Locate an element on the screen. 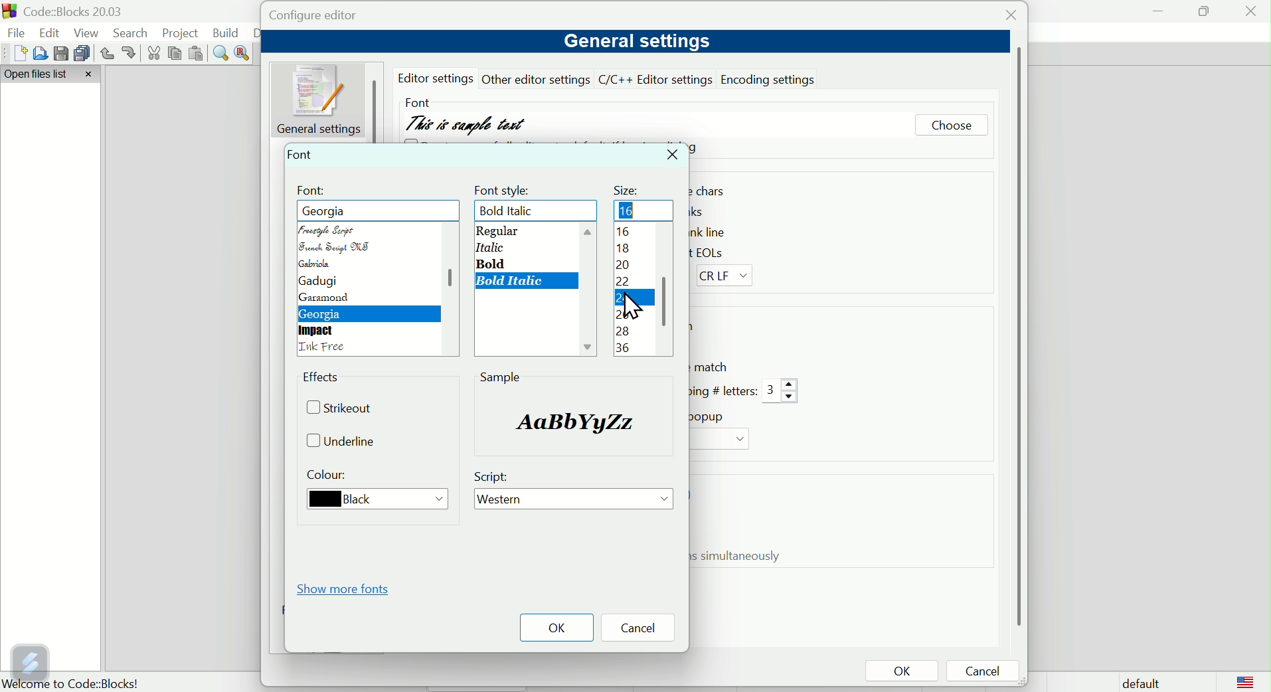 The height and width of the screenshot is (692, 1271). Strike out is located at coordinates (345, 410).